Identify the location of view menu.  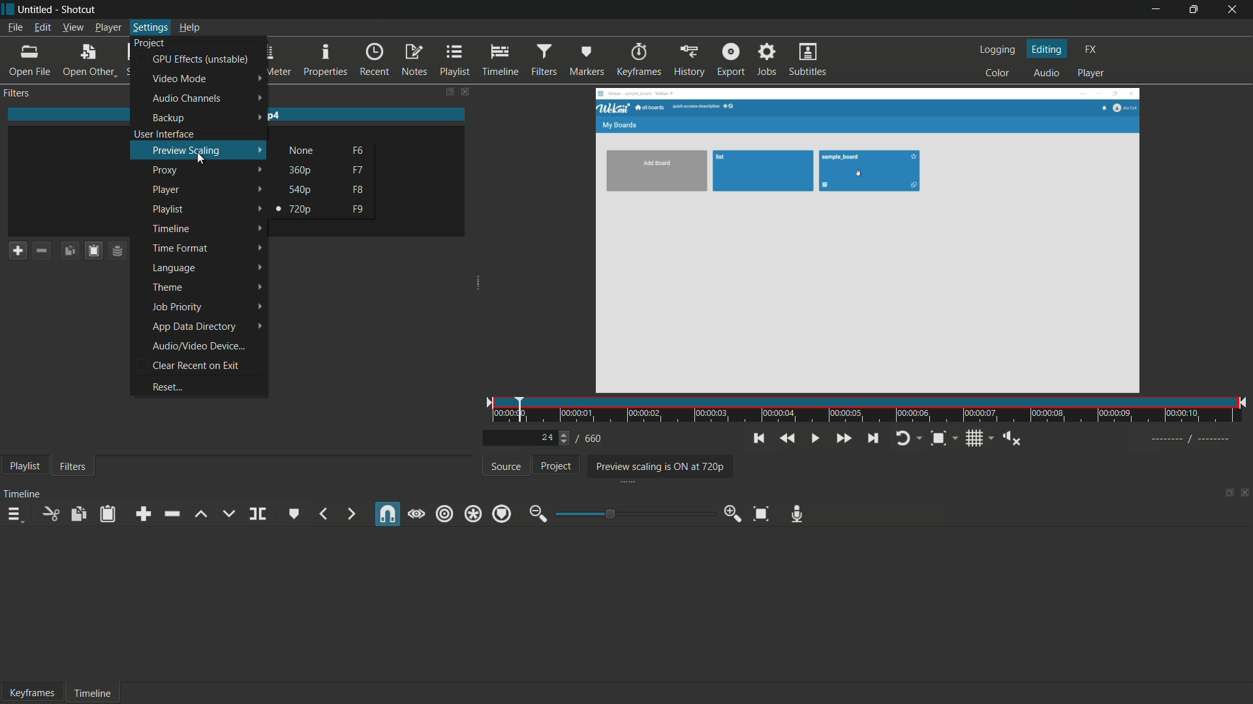
(72, 27).